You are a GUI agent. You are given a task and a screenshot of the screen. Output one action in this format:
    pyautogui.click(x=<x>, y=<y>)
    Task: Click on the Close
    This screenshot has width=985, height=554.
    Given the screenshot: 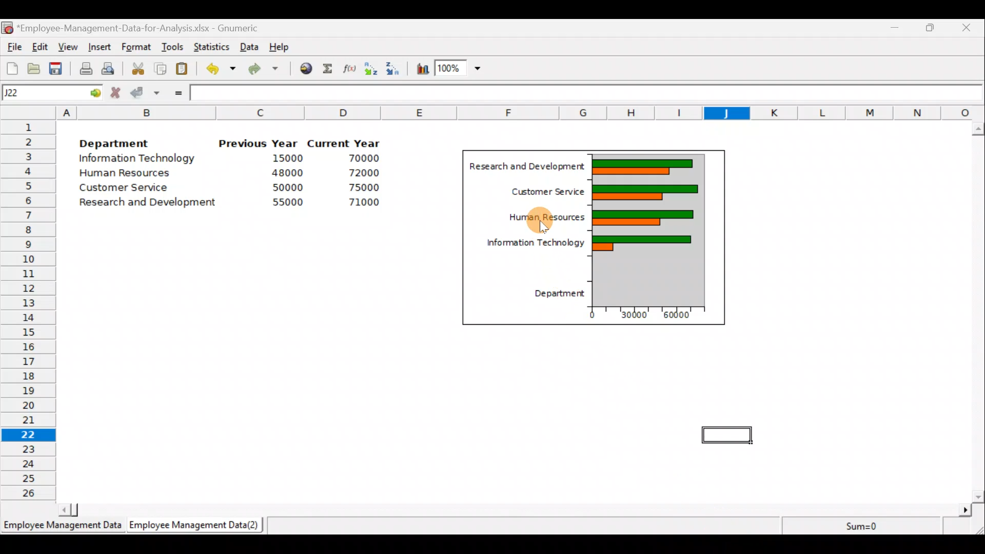 What is the action you would take?
    pyautogui.click(x=969, y=30)
    